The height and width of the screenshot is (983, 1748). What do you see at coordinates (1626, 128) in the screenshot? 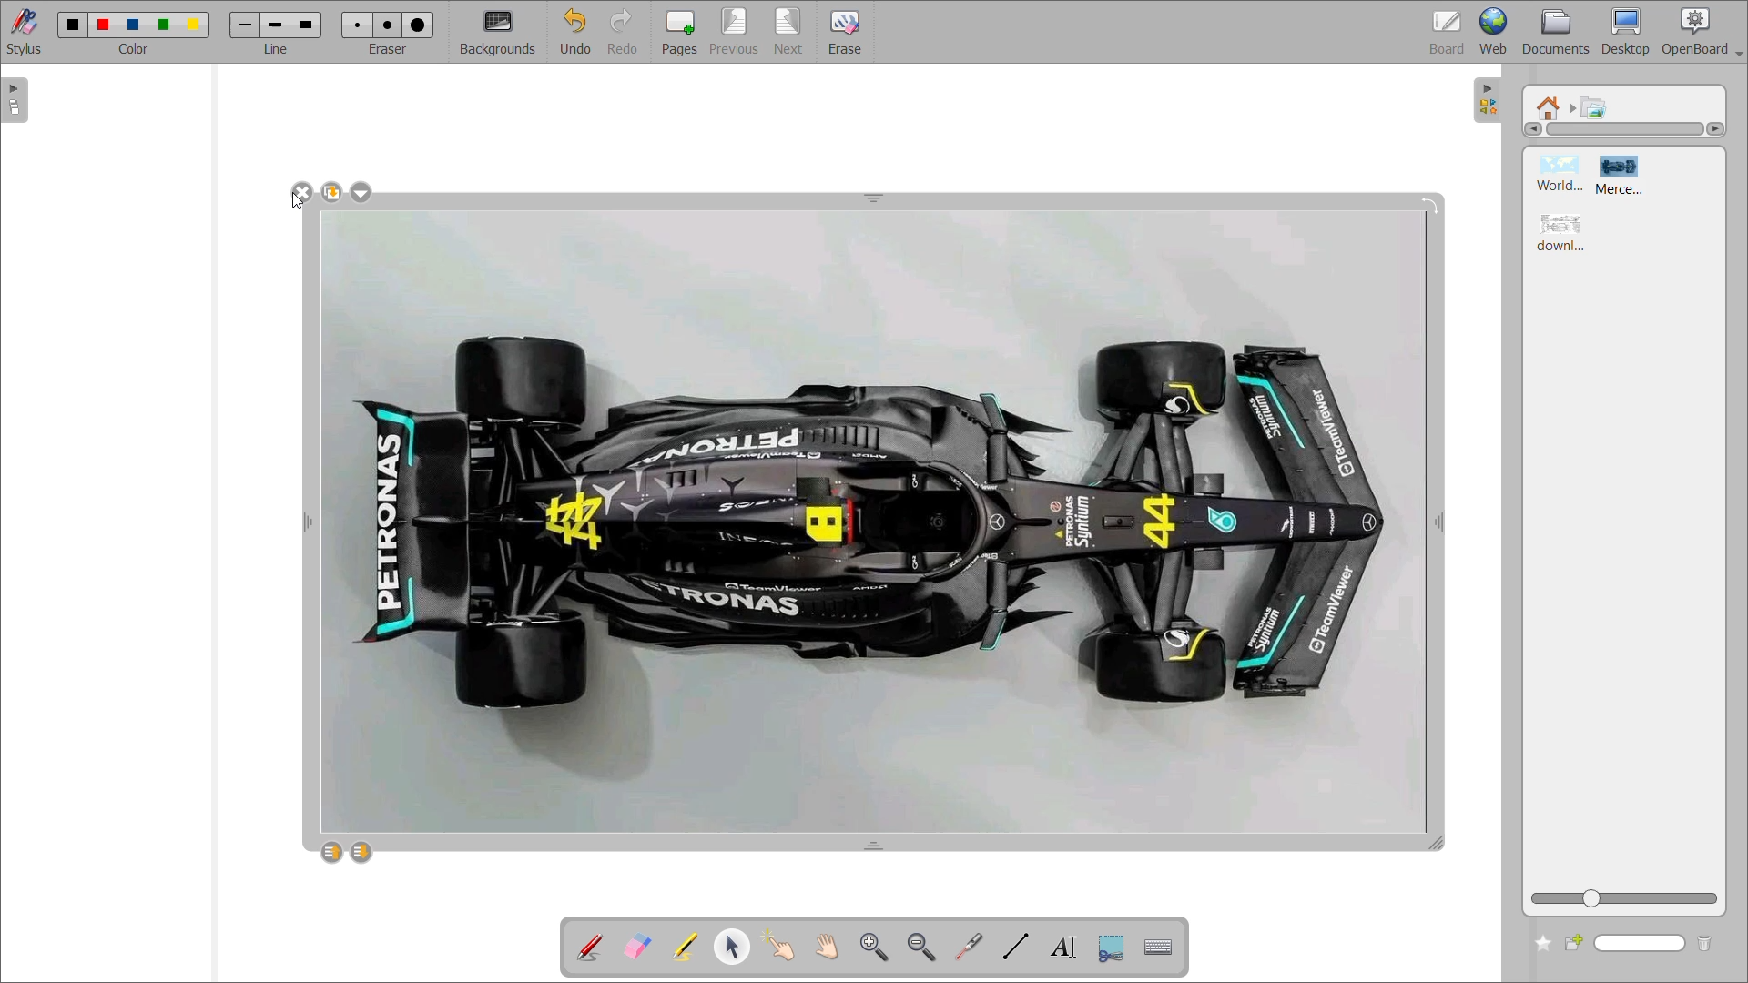
I see `horizontal scroll bar` at bounding box center [1626, 128].